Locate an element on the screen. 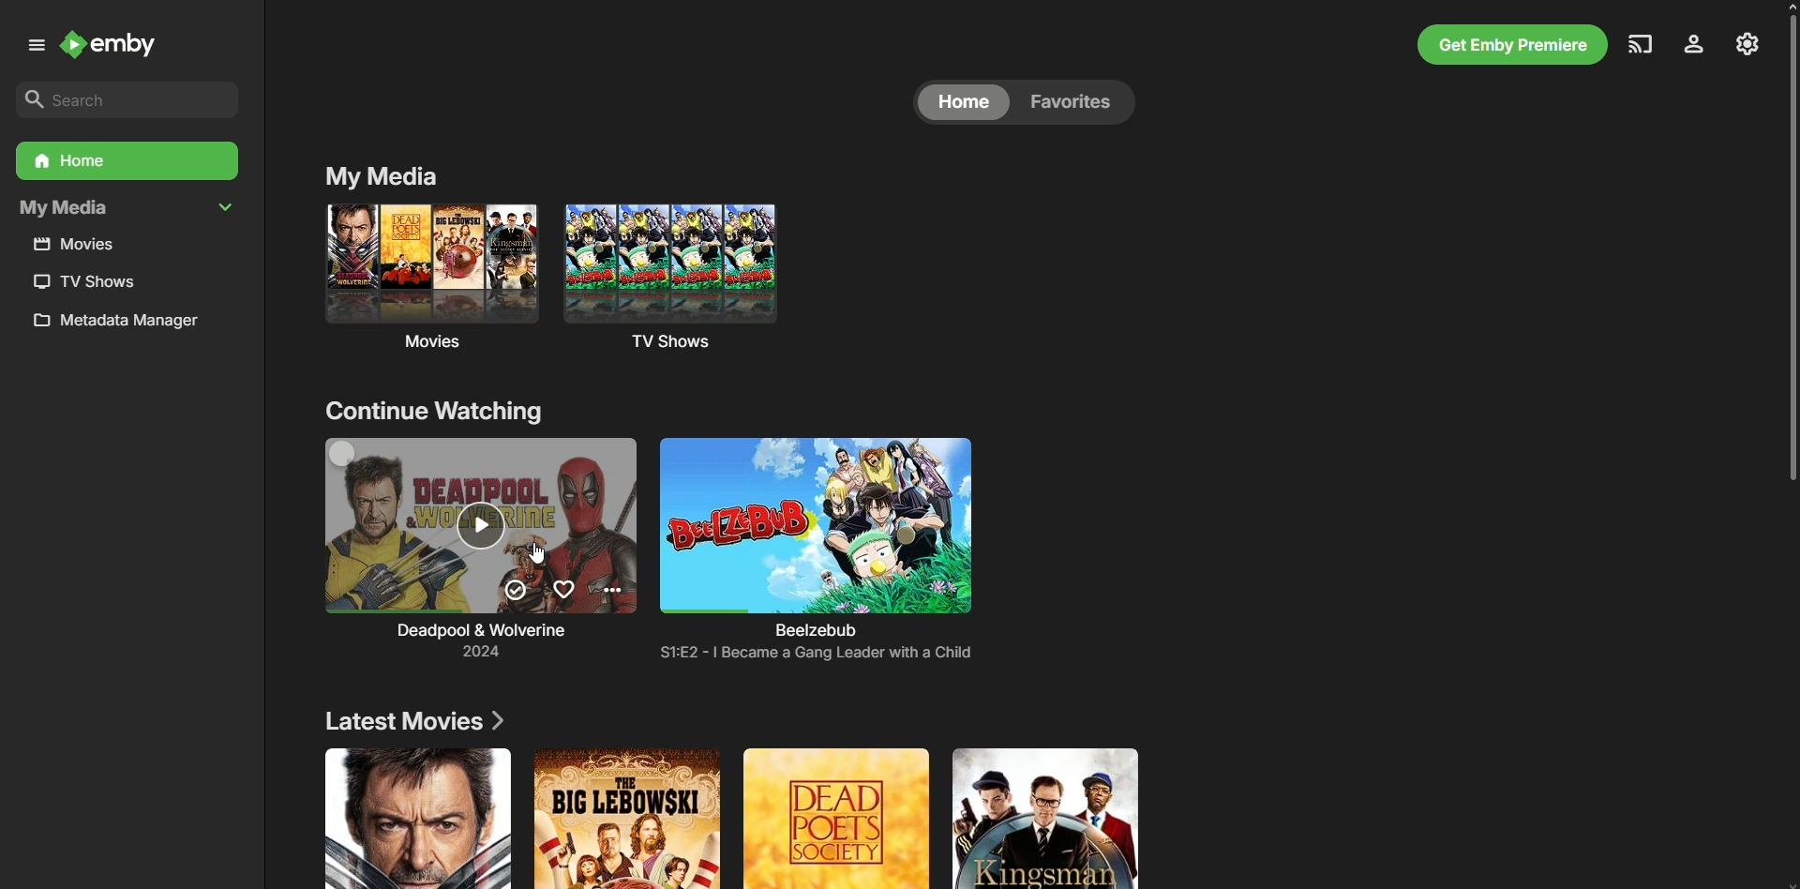  TV Shows is located at coordinates (82, 281).